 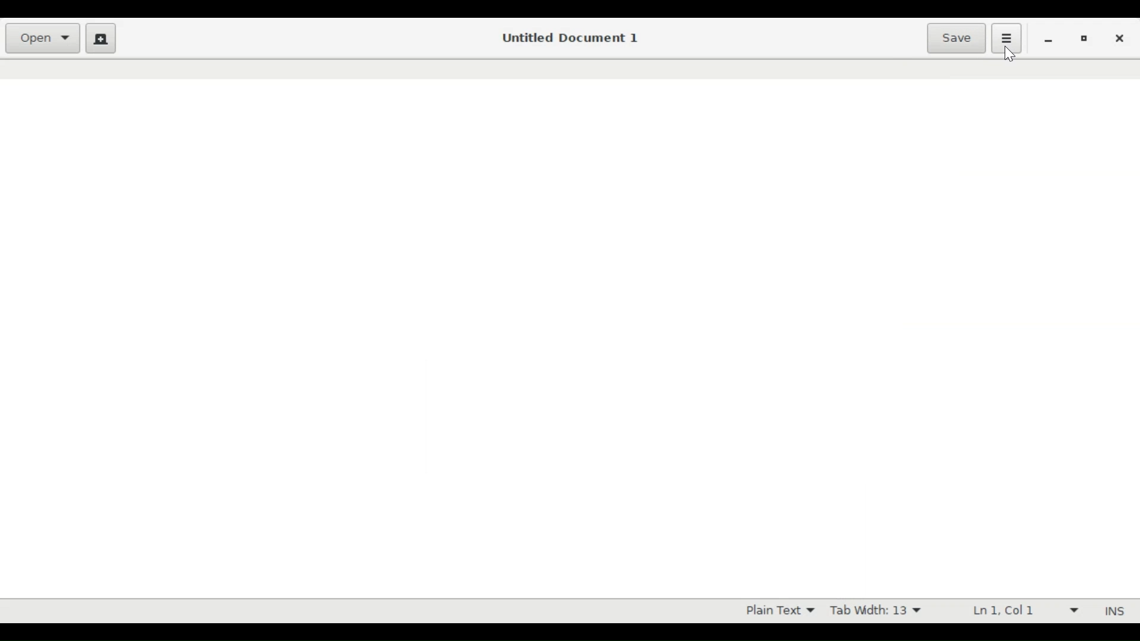 What do you see at coordinates (956, 38) in the screenshot?
I see `Save` at bounding box center [956, 38].